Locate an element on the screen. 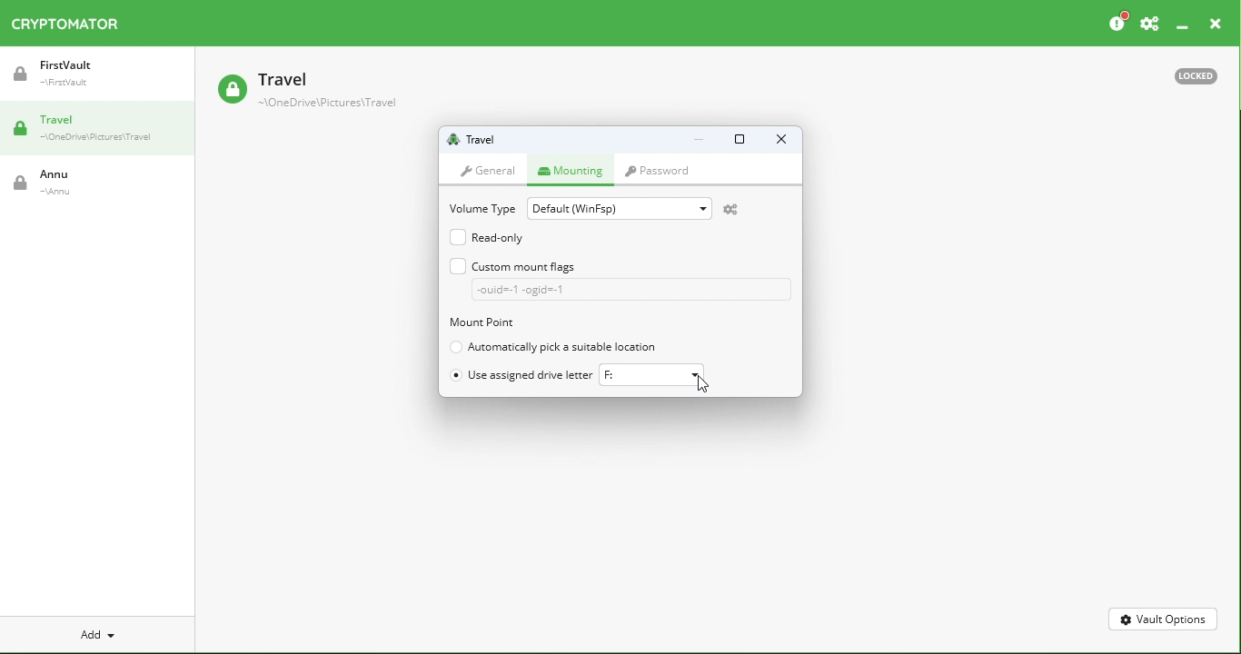 The width and height of the screenshot is (1241, 654). Open virtual drive preferences to change default settings is located at coordinates (739, 210).